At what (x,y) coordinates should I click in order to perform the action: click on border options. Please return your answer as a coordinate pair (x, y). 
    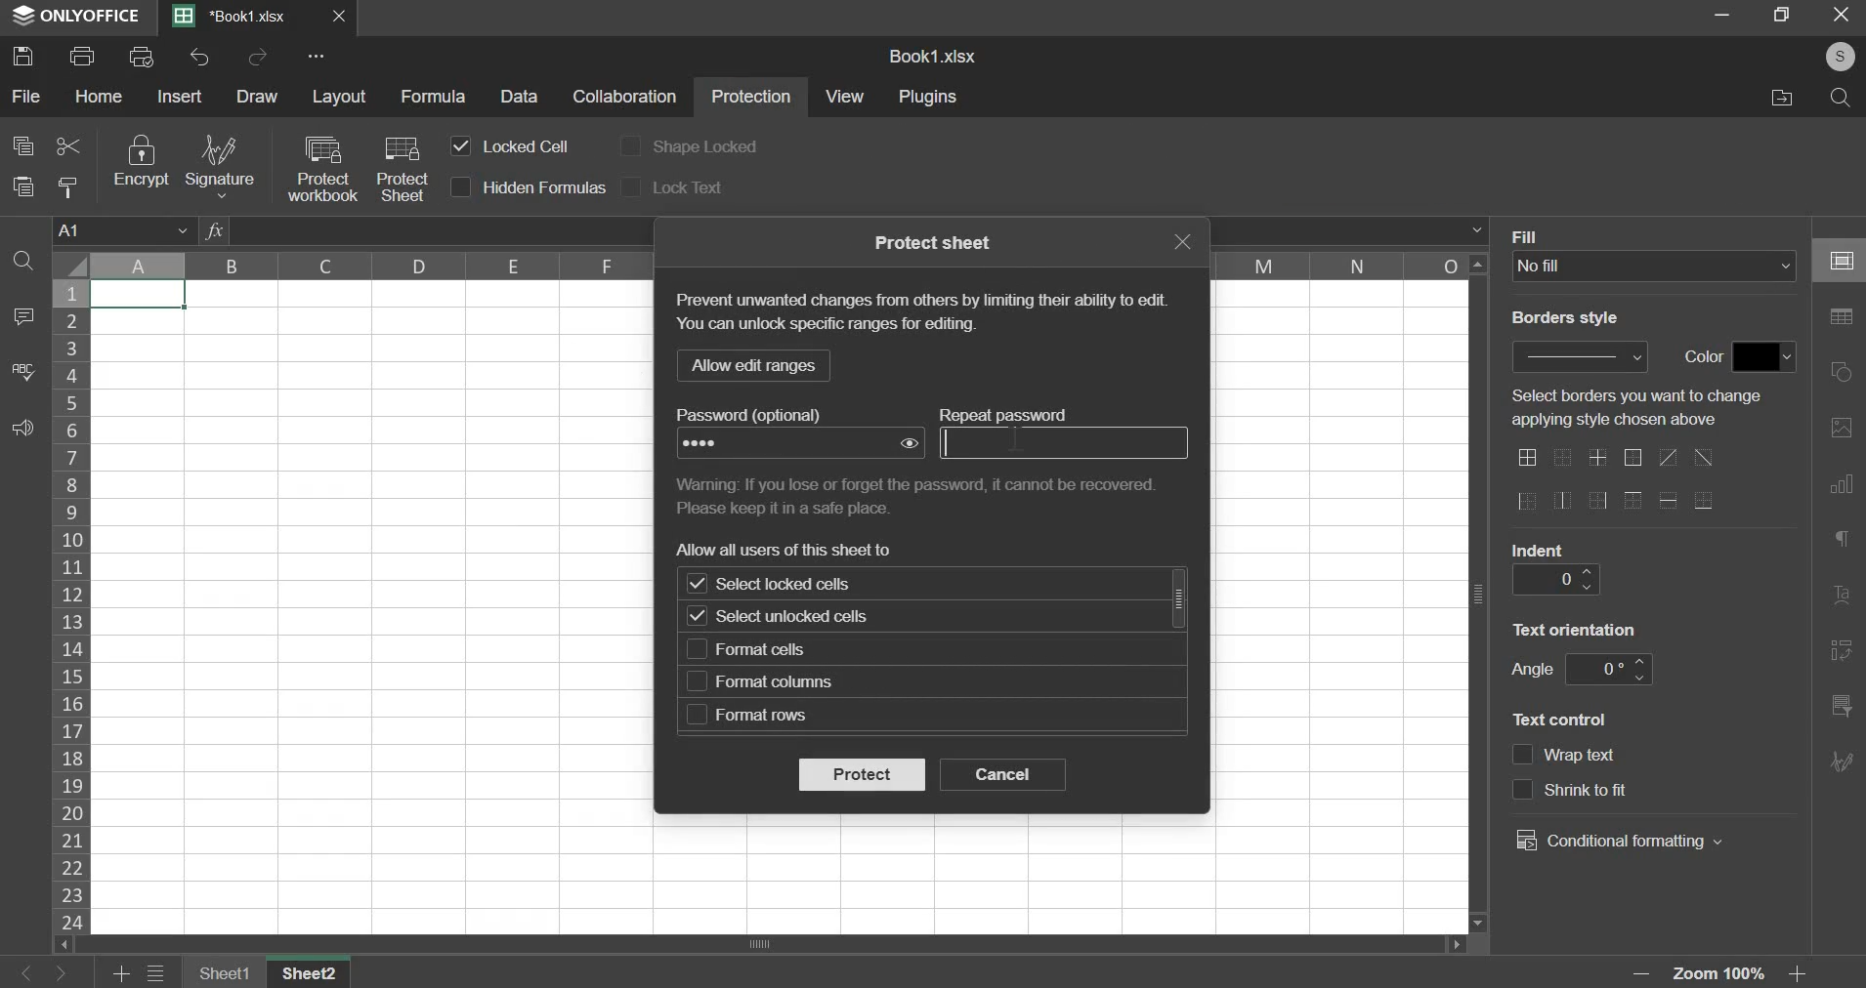
    Looking at the image, I should click on (1633, 502).